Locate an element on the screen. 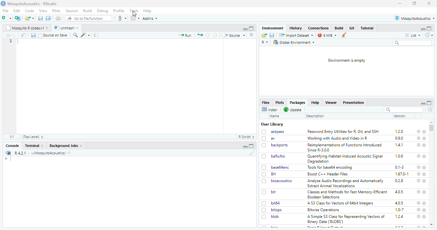 This screenshot has height=230, width=437. find is located at coordinates (76, 35).